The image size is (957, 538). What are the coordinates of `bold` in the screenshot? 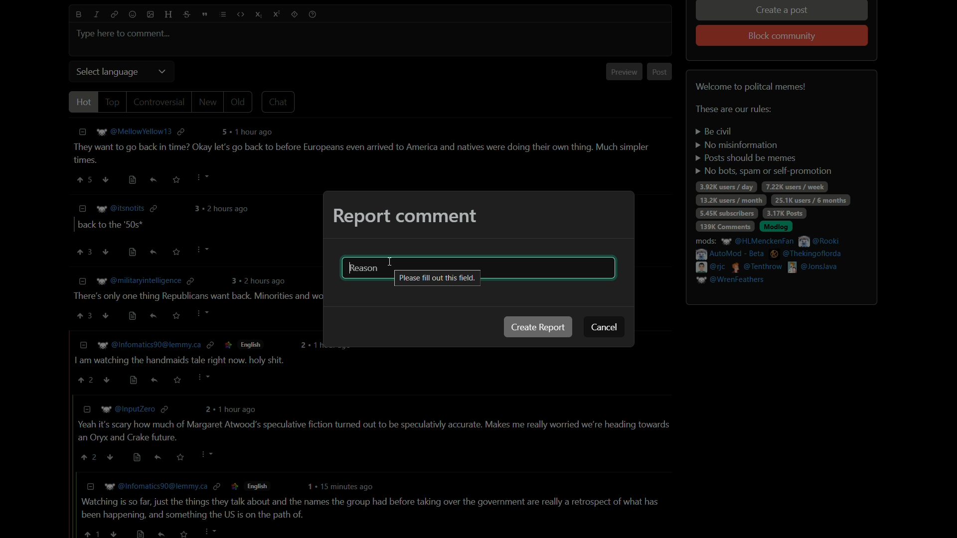 It's located at (79, 14).